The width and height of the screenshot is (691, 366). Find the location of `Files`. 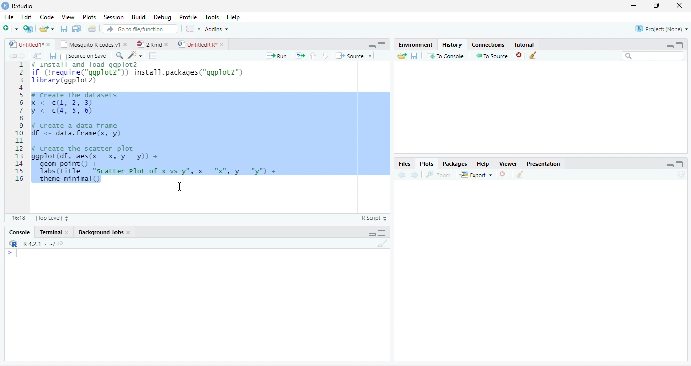

Files is located at coordinates (404, 163).